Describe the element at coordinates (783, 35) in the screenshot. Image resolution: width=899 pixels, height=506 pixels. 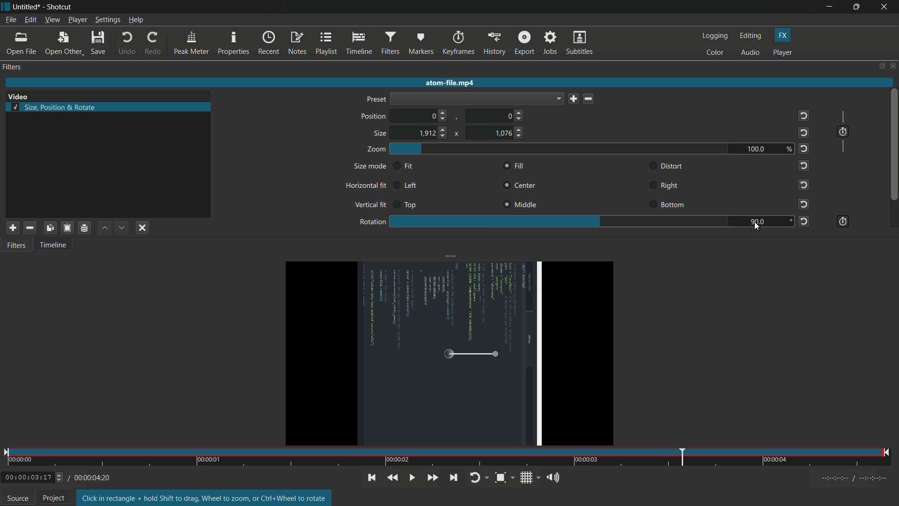
I see `fx` at that location.